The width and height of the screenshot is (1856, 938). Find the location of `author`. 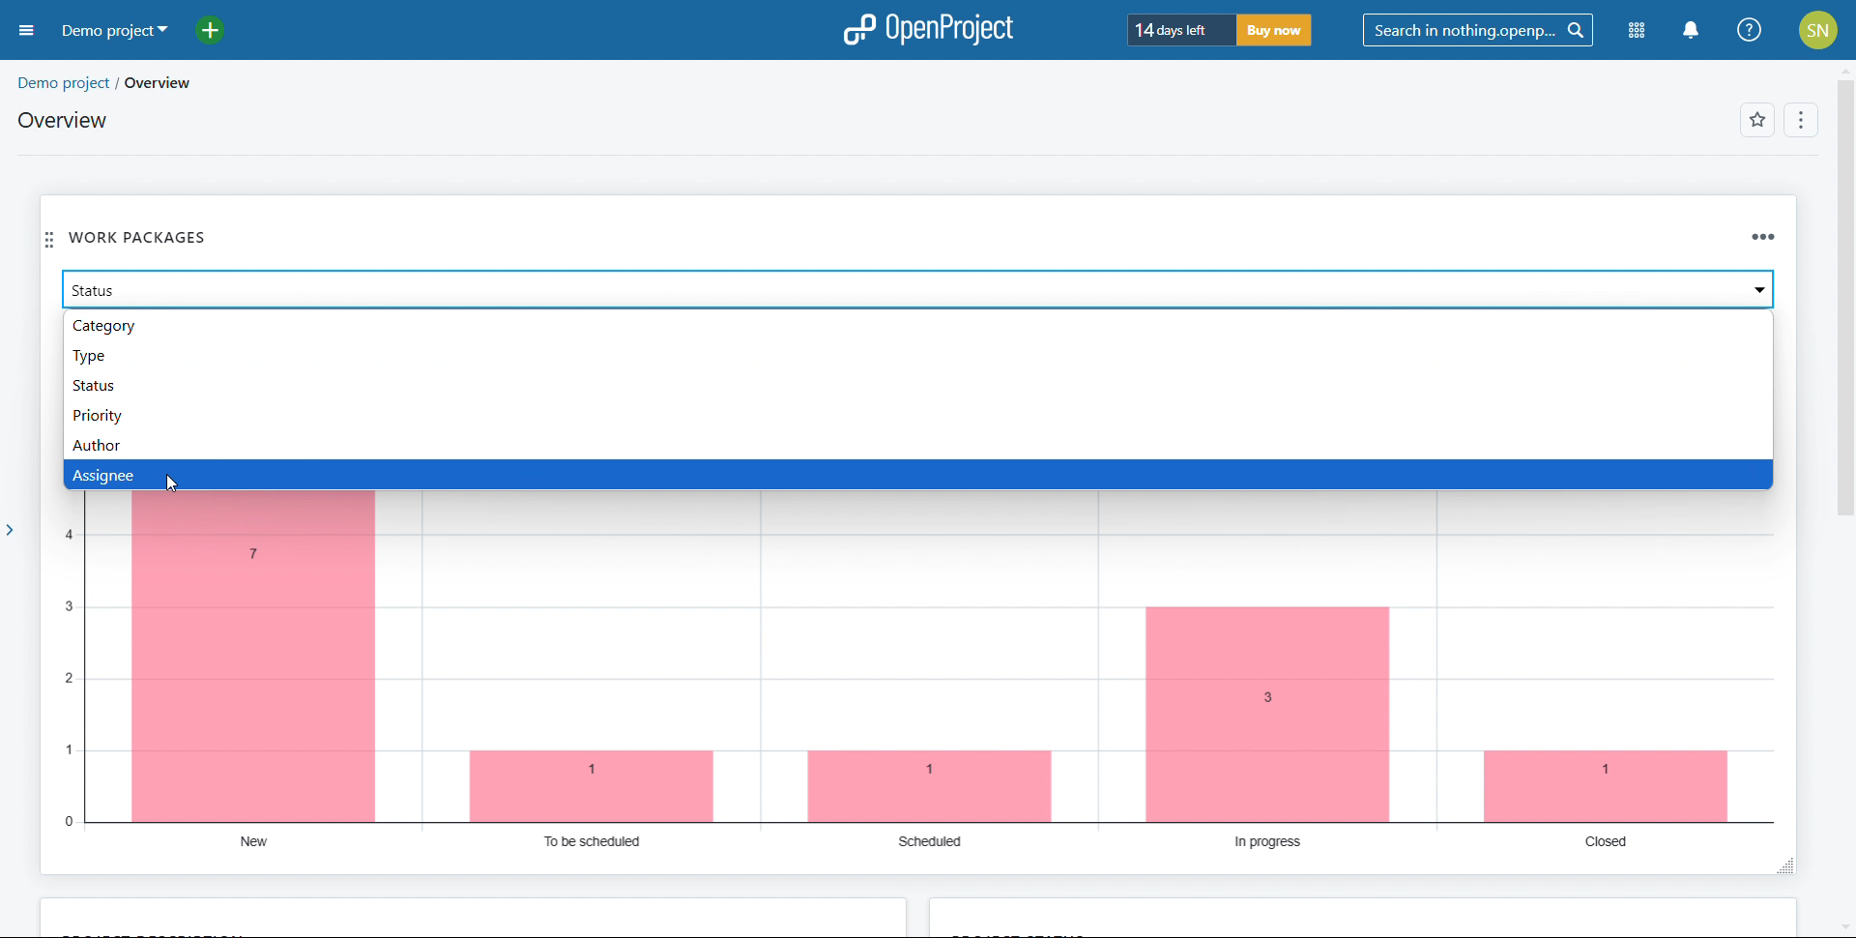

author is located at coordinates (919, 444).